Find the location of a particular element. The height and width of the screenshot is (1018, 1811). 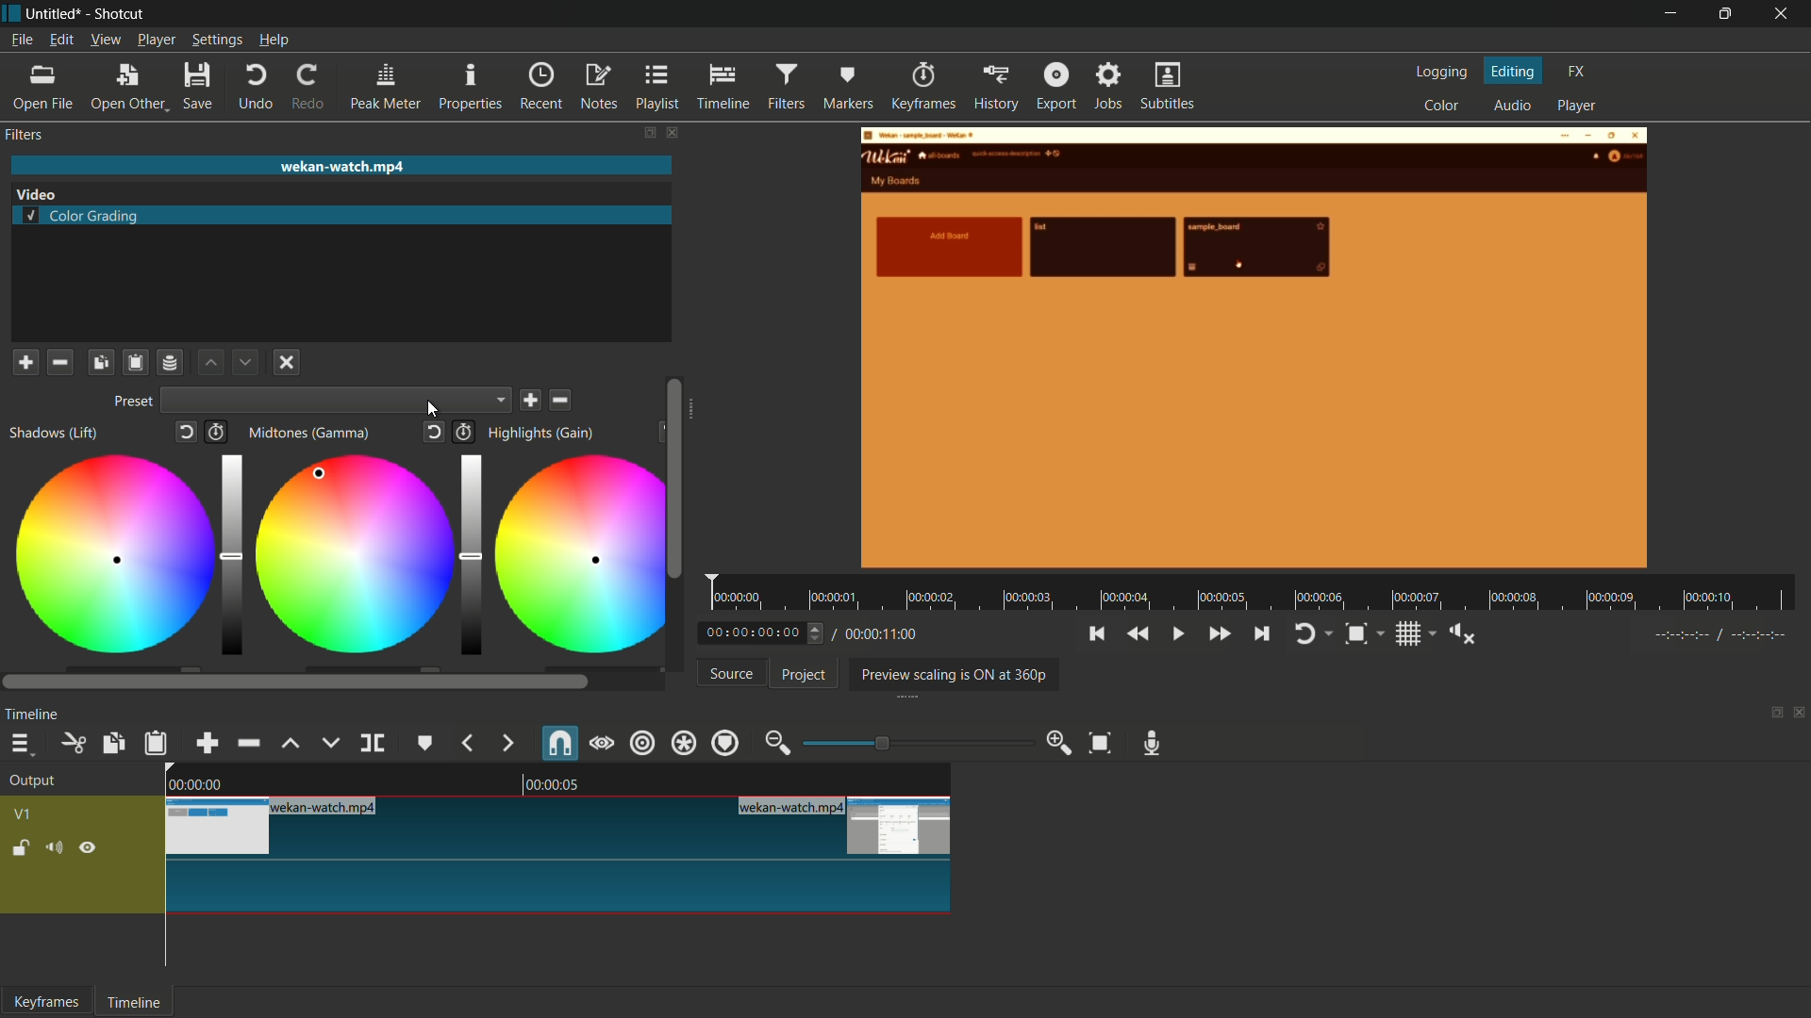

snap is located at coordinates (558, 744).